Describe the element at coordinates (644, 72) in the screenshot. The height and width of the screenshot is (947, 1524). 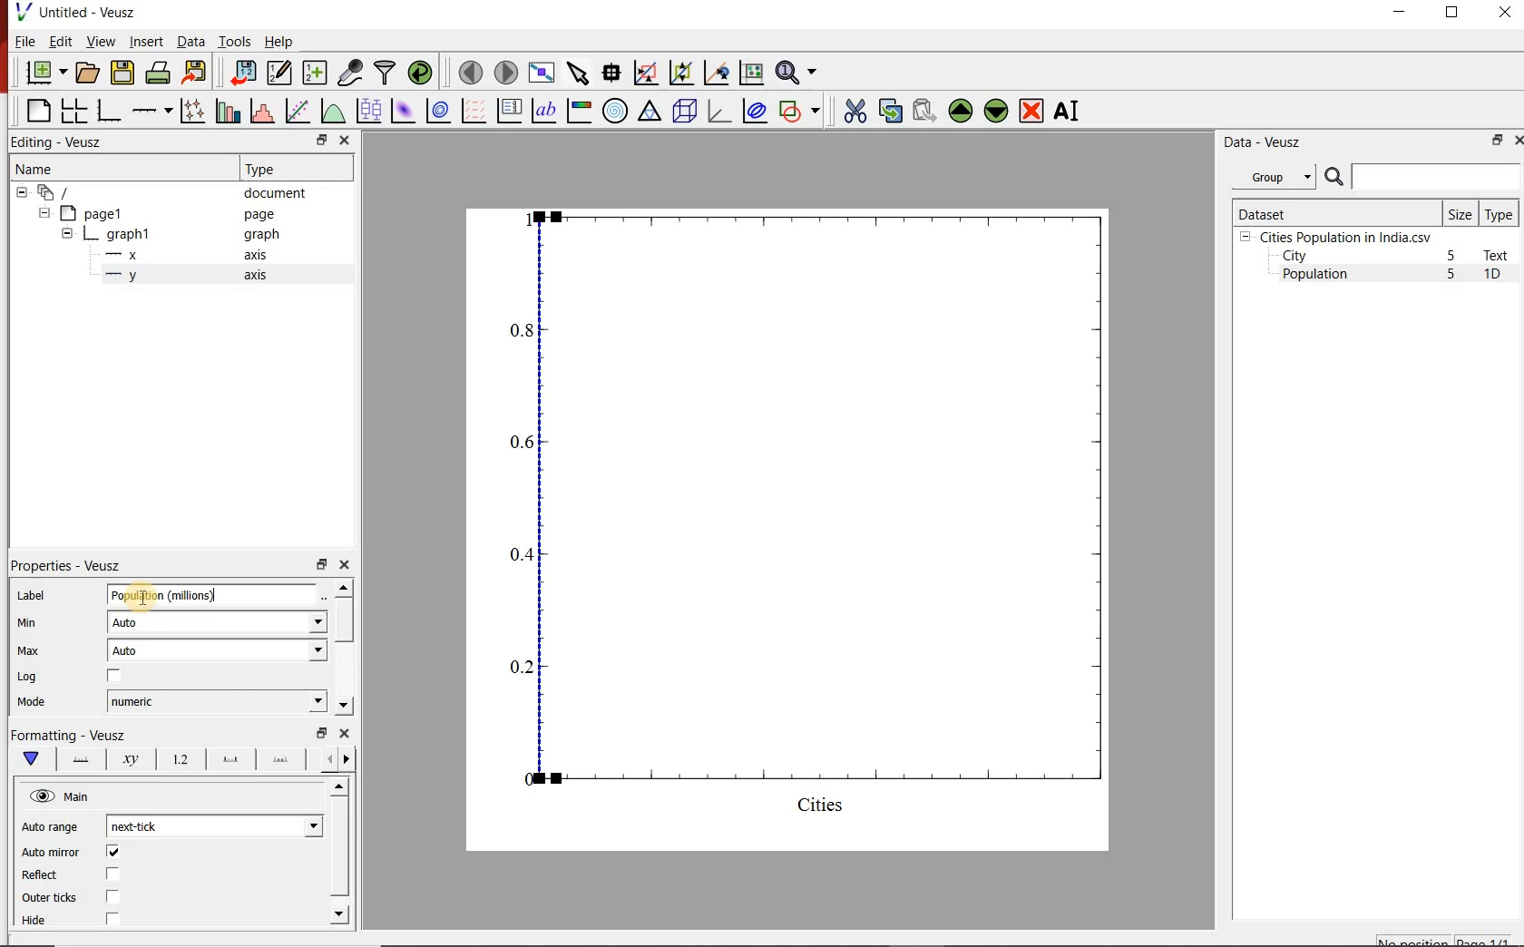
I see `click or draw a rectangle to zoom graph indexes` at that location.